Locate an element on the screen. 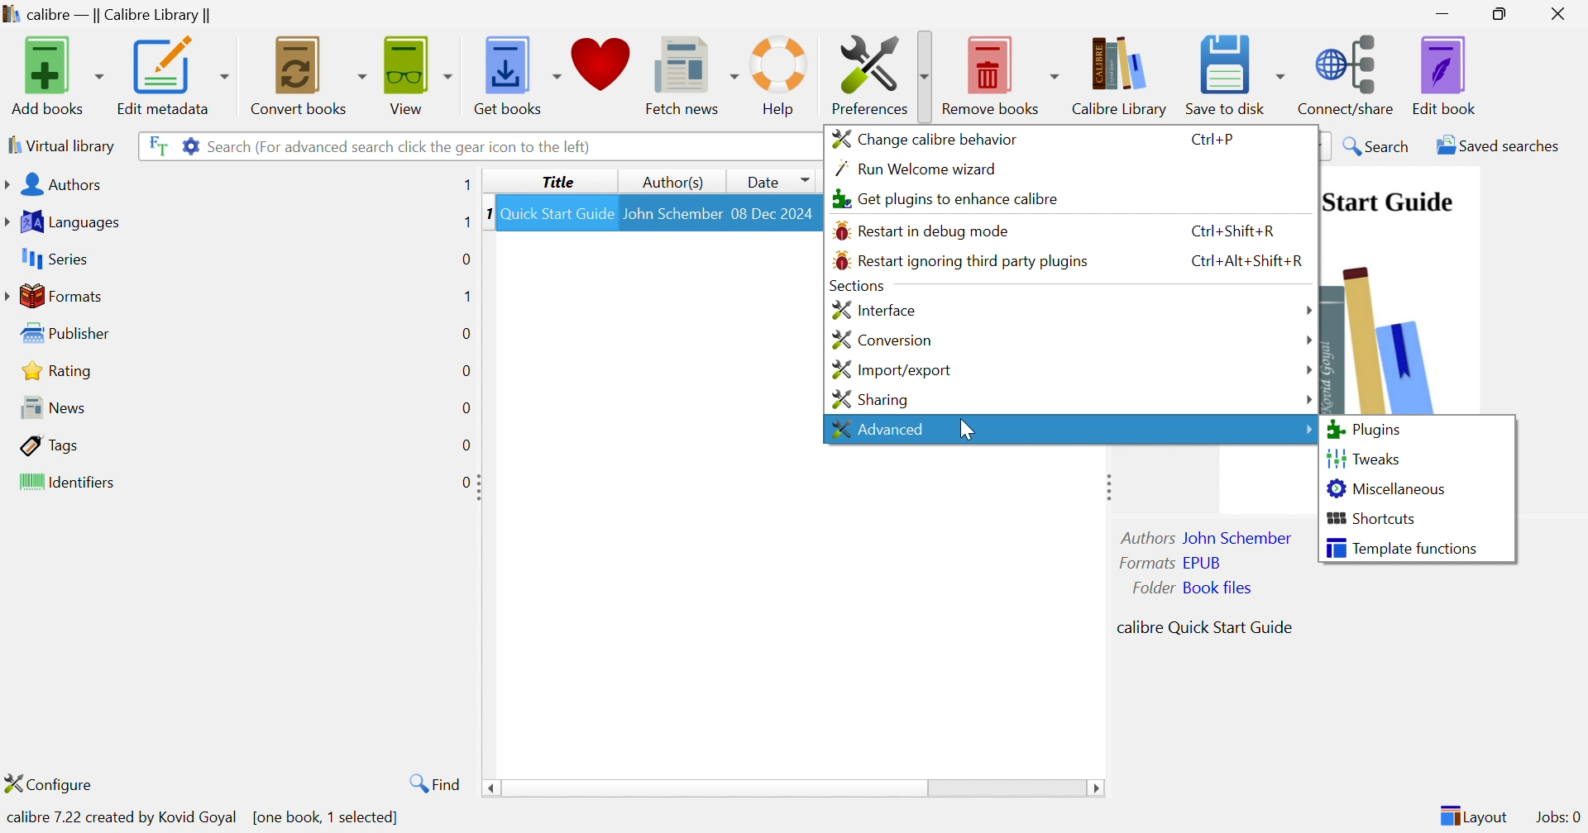 The image size is (1588, 833). Author(s) is located at coordinates (675, 183).